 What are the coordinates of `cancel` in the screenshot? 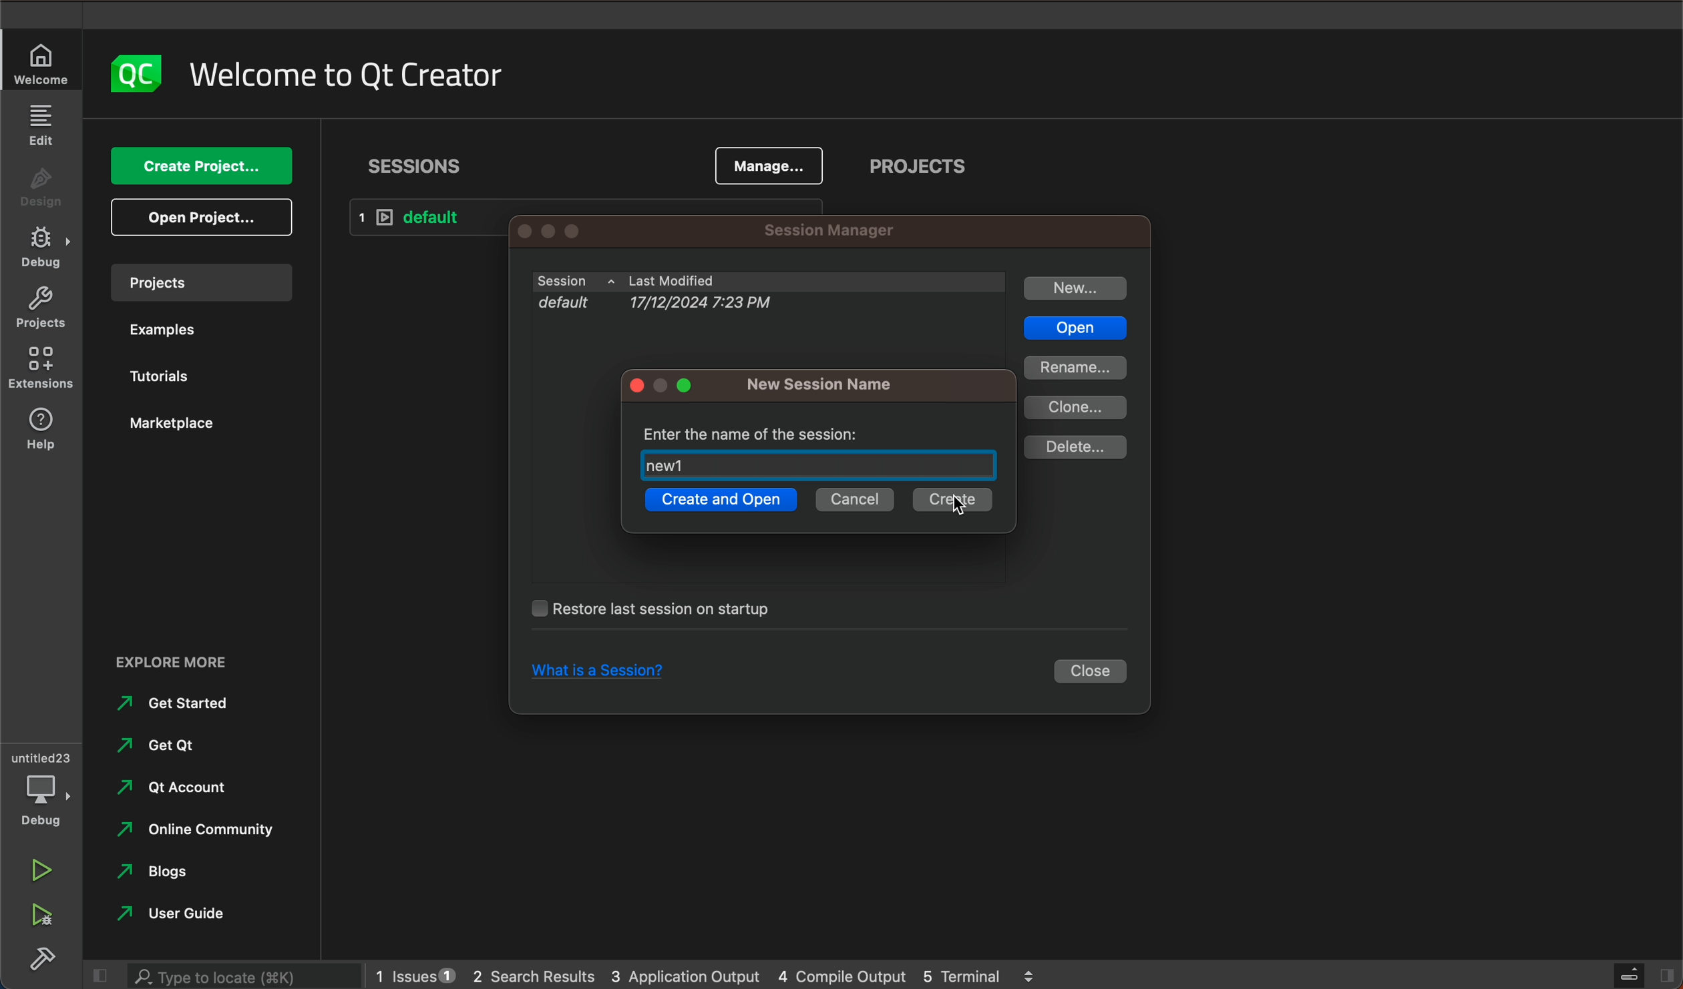 It's located at (856, 501).